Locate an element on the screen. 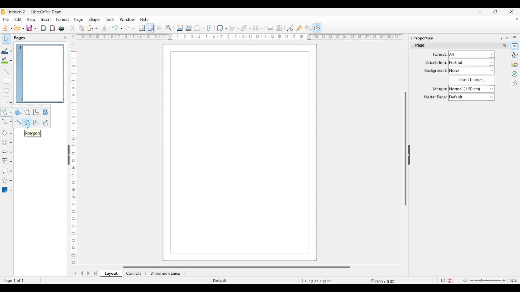 The height and width of the screenshot is (292, 520). Page is located at coordinates (79, 20).